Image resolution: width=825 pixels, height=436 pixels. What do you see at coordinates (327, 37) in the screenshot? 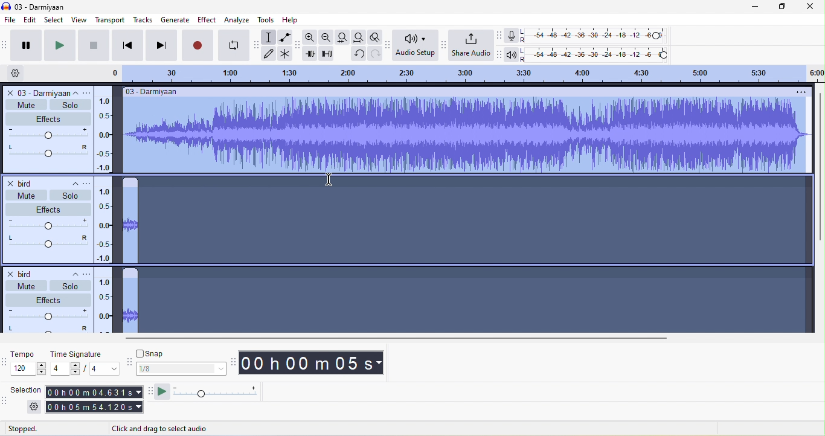
I see `zoom out` at bounding box center [327, 37].